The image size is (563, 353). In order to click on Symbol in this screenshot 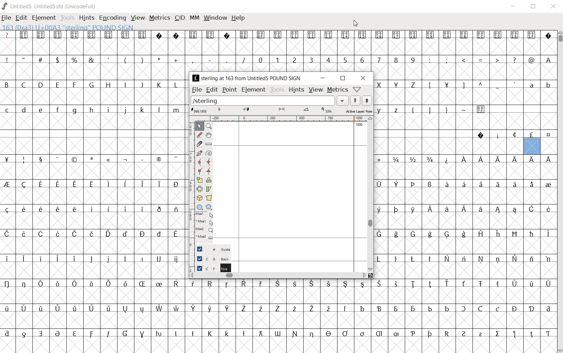, I will do `click(480, 309)`.